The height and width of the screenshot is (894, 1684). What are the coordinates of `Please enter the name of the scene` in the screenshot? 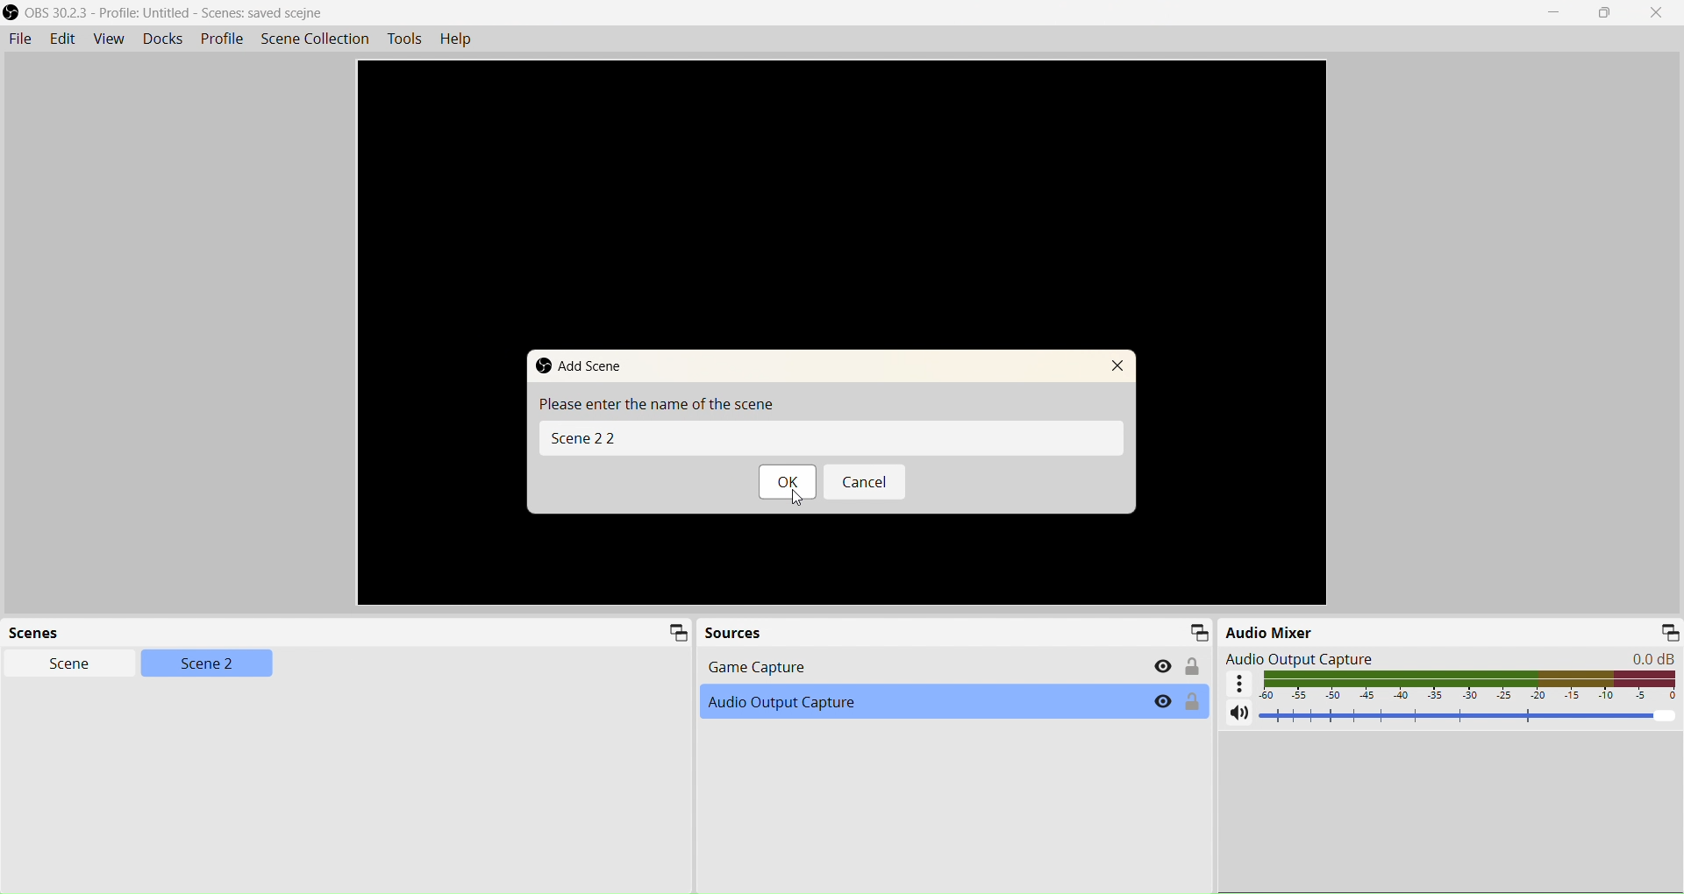 It's located at (655, 403).